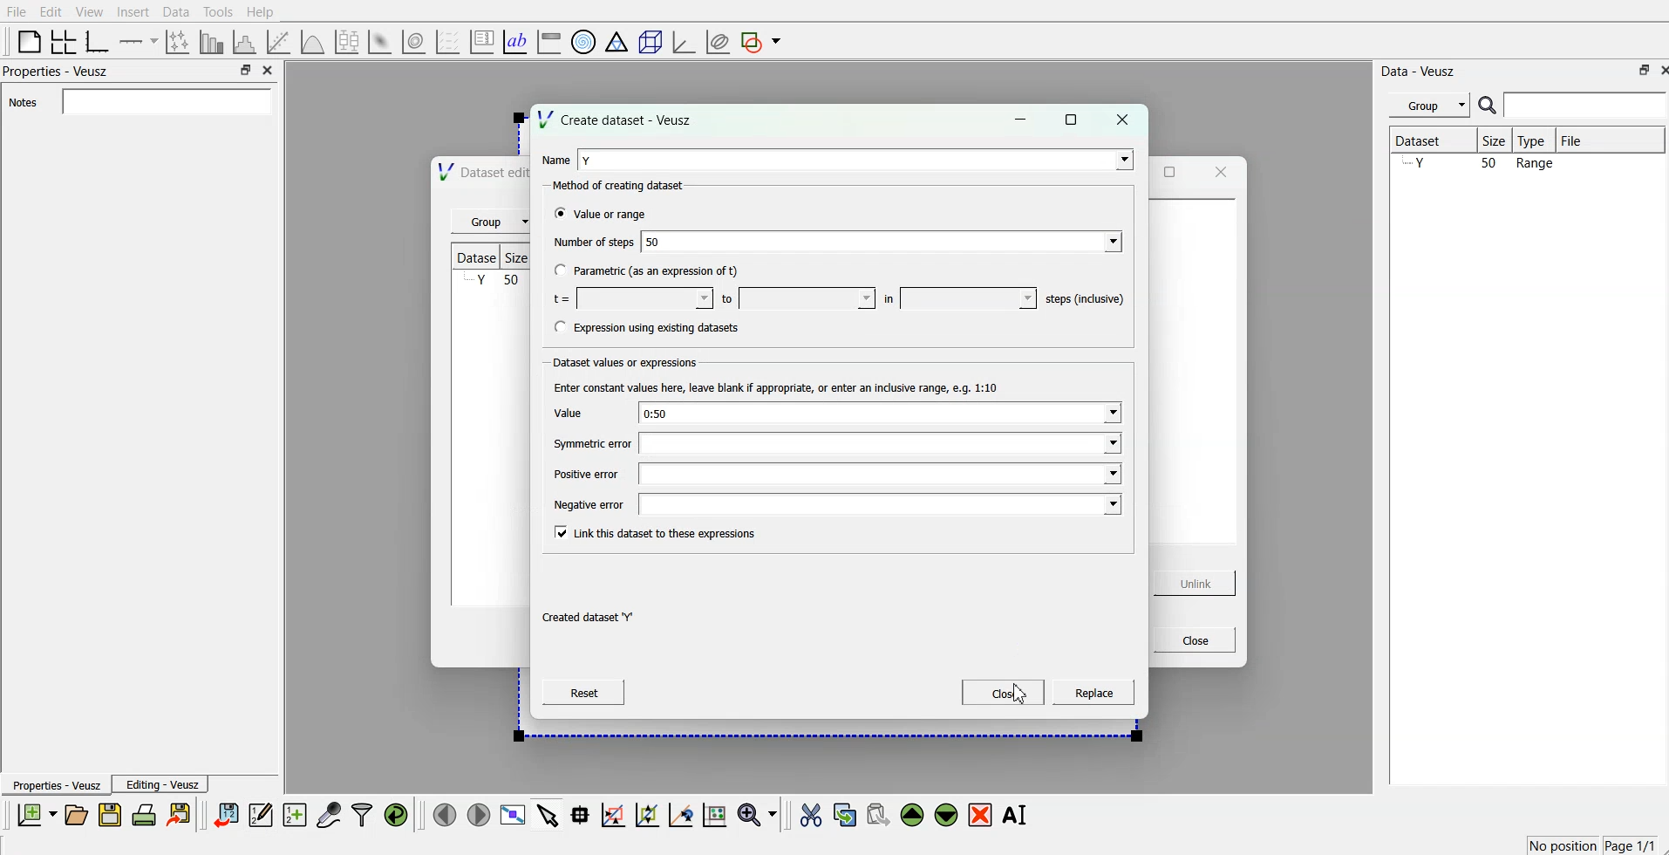 The image size is (1669, 855). Describe the element at coordinates (590, 619) in the screenshot. I see `Created dataset "Y'` at that location.